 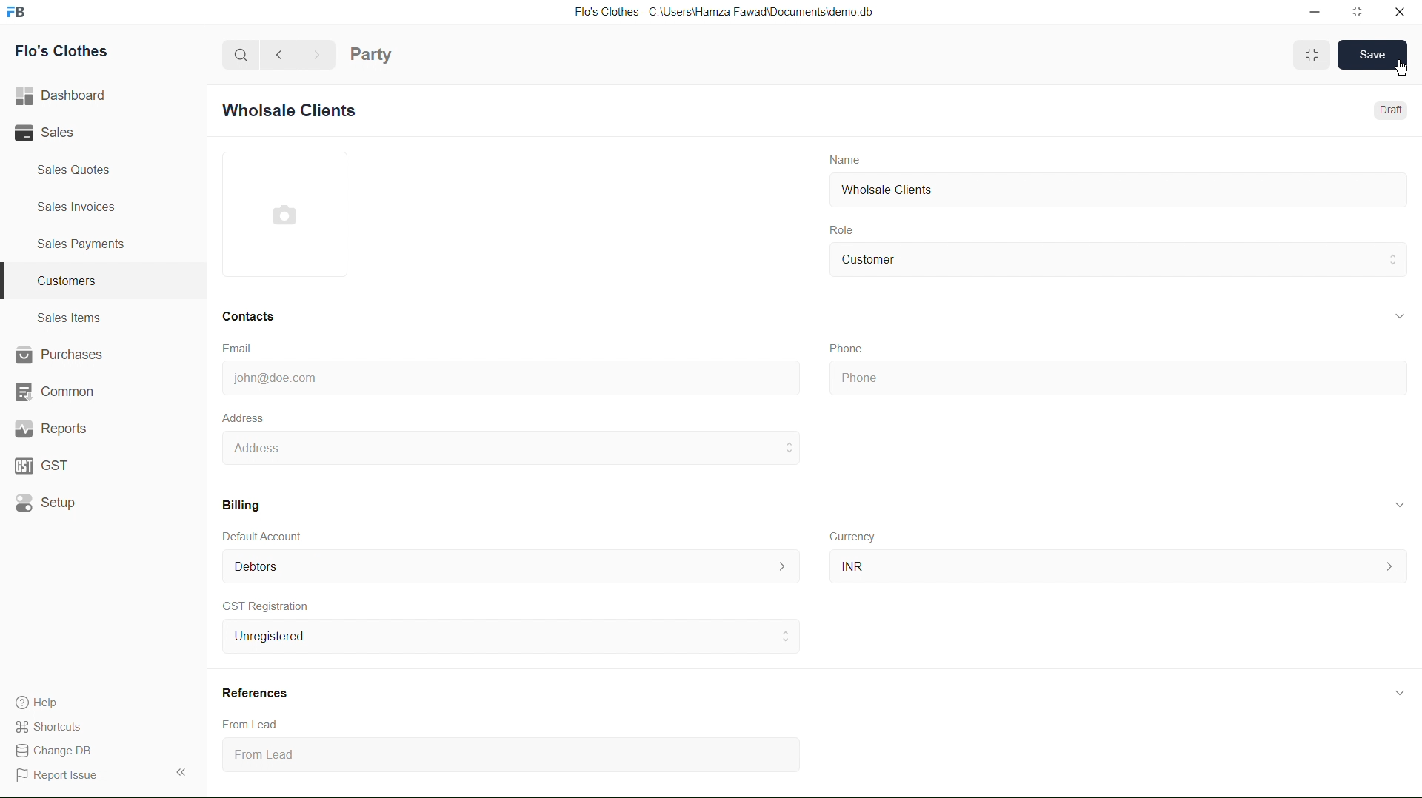 I want to click on Role, so click(x=849, y=227).